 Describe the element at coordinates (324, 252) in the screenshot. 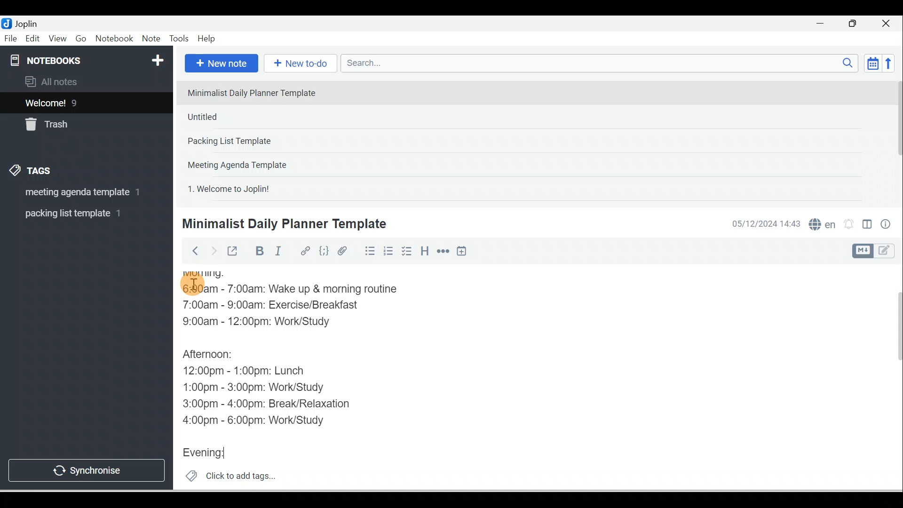

I see `Code` at that location.